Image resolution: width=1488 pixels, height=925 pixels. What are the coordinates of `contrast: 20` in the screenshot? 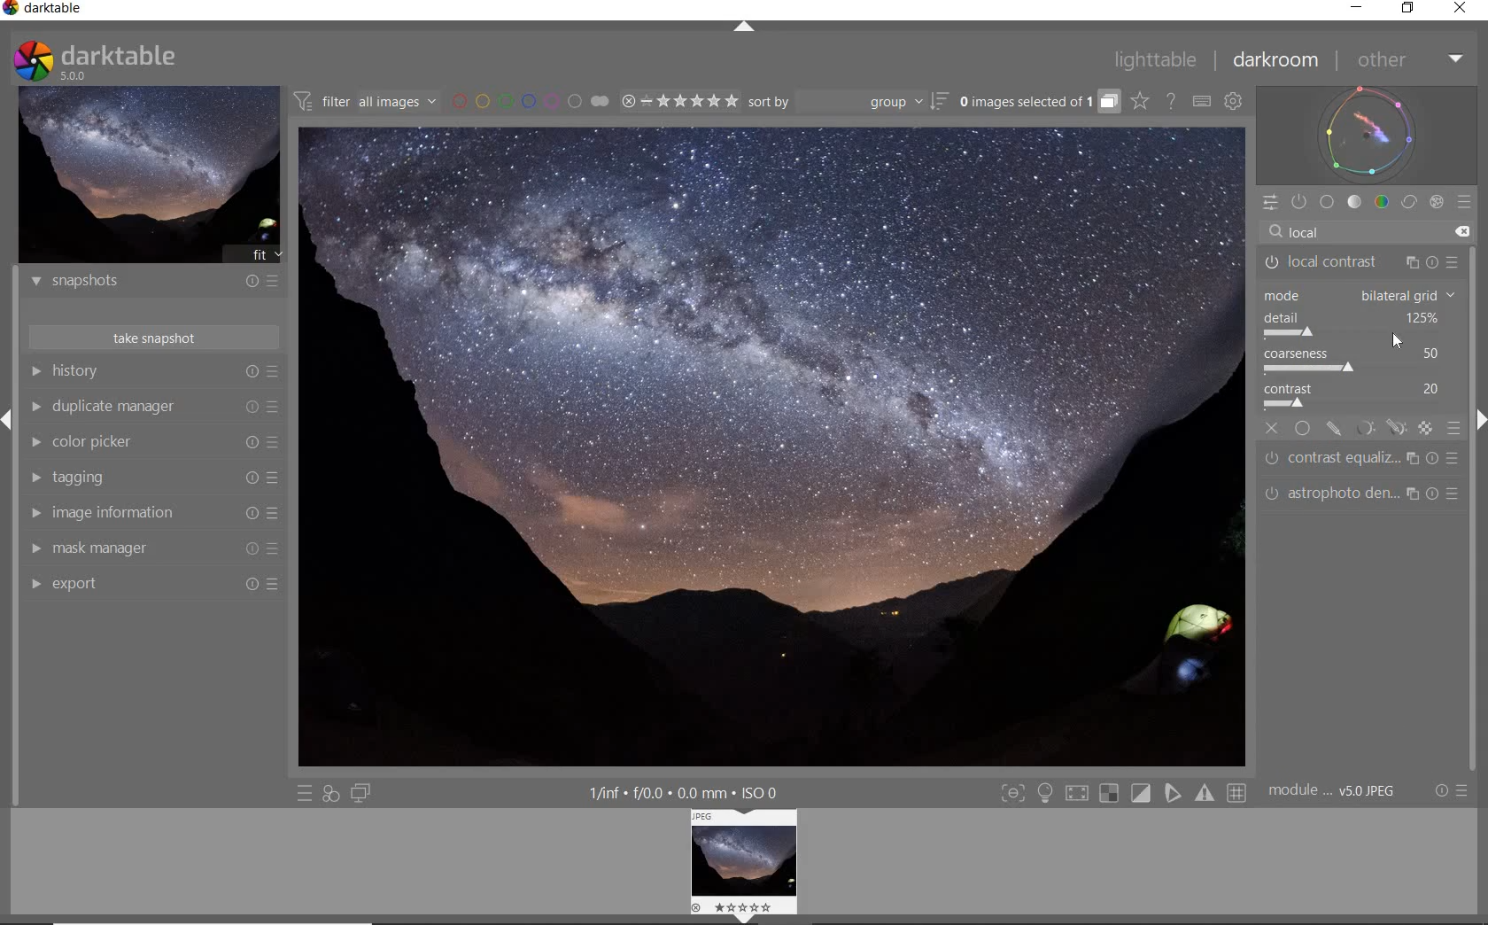 It's located at (1356, 390).